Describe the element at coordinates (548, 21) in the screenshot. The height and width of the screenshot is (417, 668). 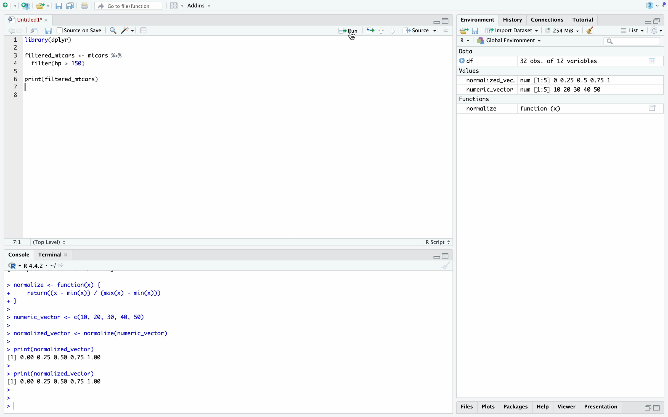
I see `Connections` at that location.